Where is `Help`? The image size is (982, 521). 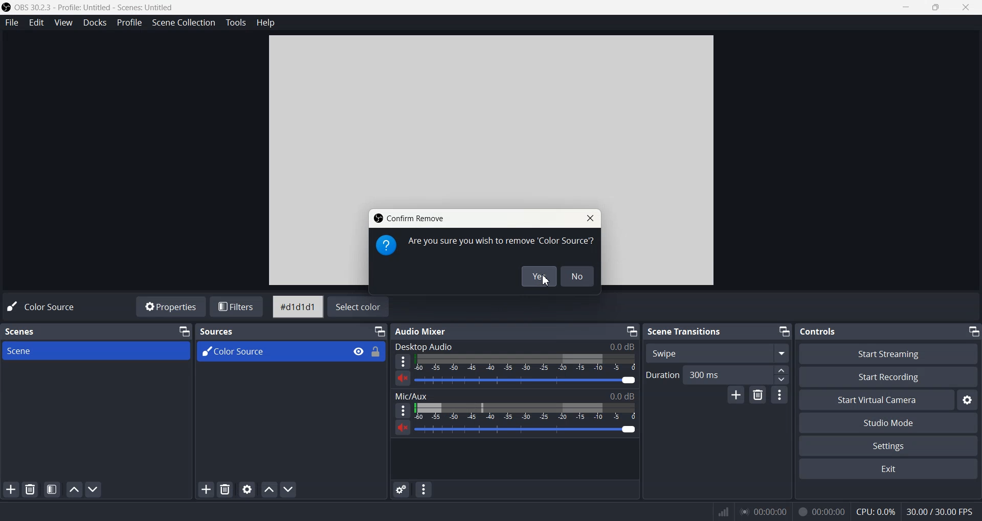 Help is located at coordinates (265, 23).